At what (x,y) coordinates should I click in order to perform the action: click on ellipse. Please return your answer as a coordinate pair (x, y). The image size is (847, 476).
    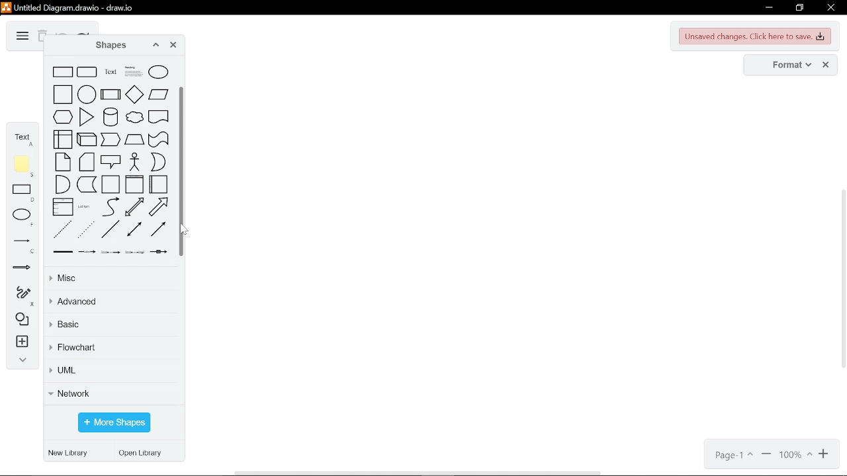
    Looking at the image, I should click on (24, 218).